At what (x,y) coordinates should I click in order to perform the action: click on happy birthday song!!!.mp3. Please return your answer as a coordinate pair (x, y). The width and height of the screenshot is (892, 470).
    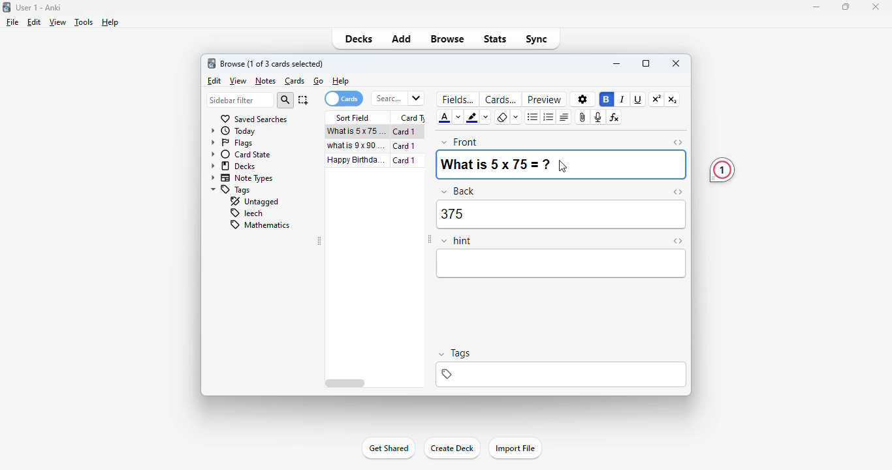
    Looking at the image, I should click on (355, 160).